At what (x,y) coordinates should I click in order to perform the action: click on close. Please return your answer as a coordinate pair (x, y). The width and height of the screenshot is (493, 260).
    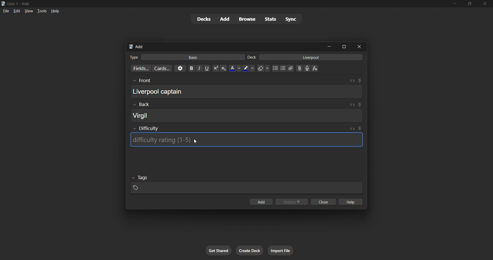
    Looking at the image, I should click on (485, 4).